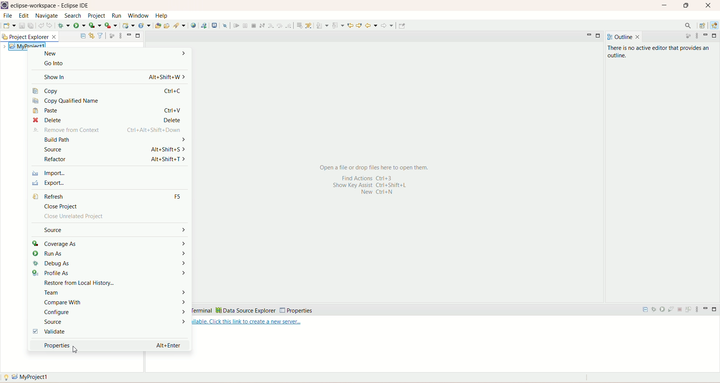 The width and height of the screenshot is (720, 383). I want to click on step into, so click(271, 26).